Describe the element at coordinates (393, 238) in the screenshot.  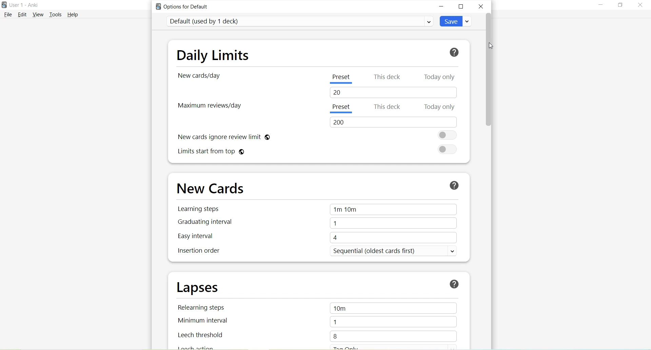
I see `4` at that location.